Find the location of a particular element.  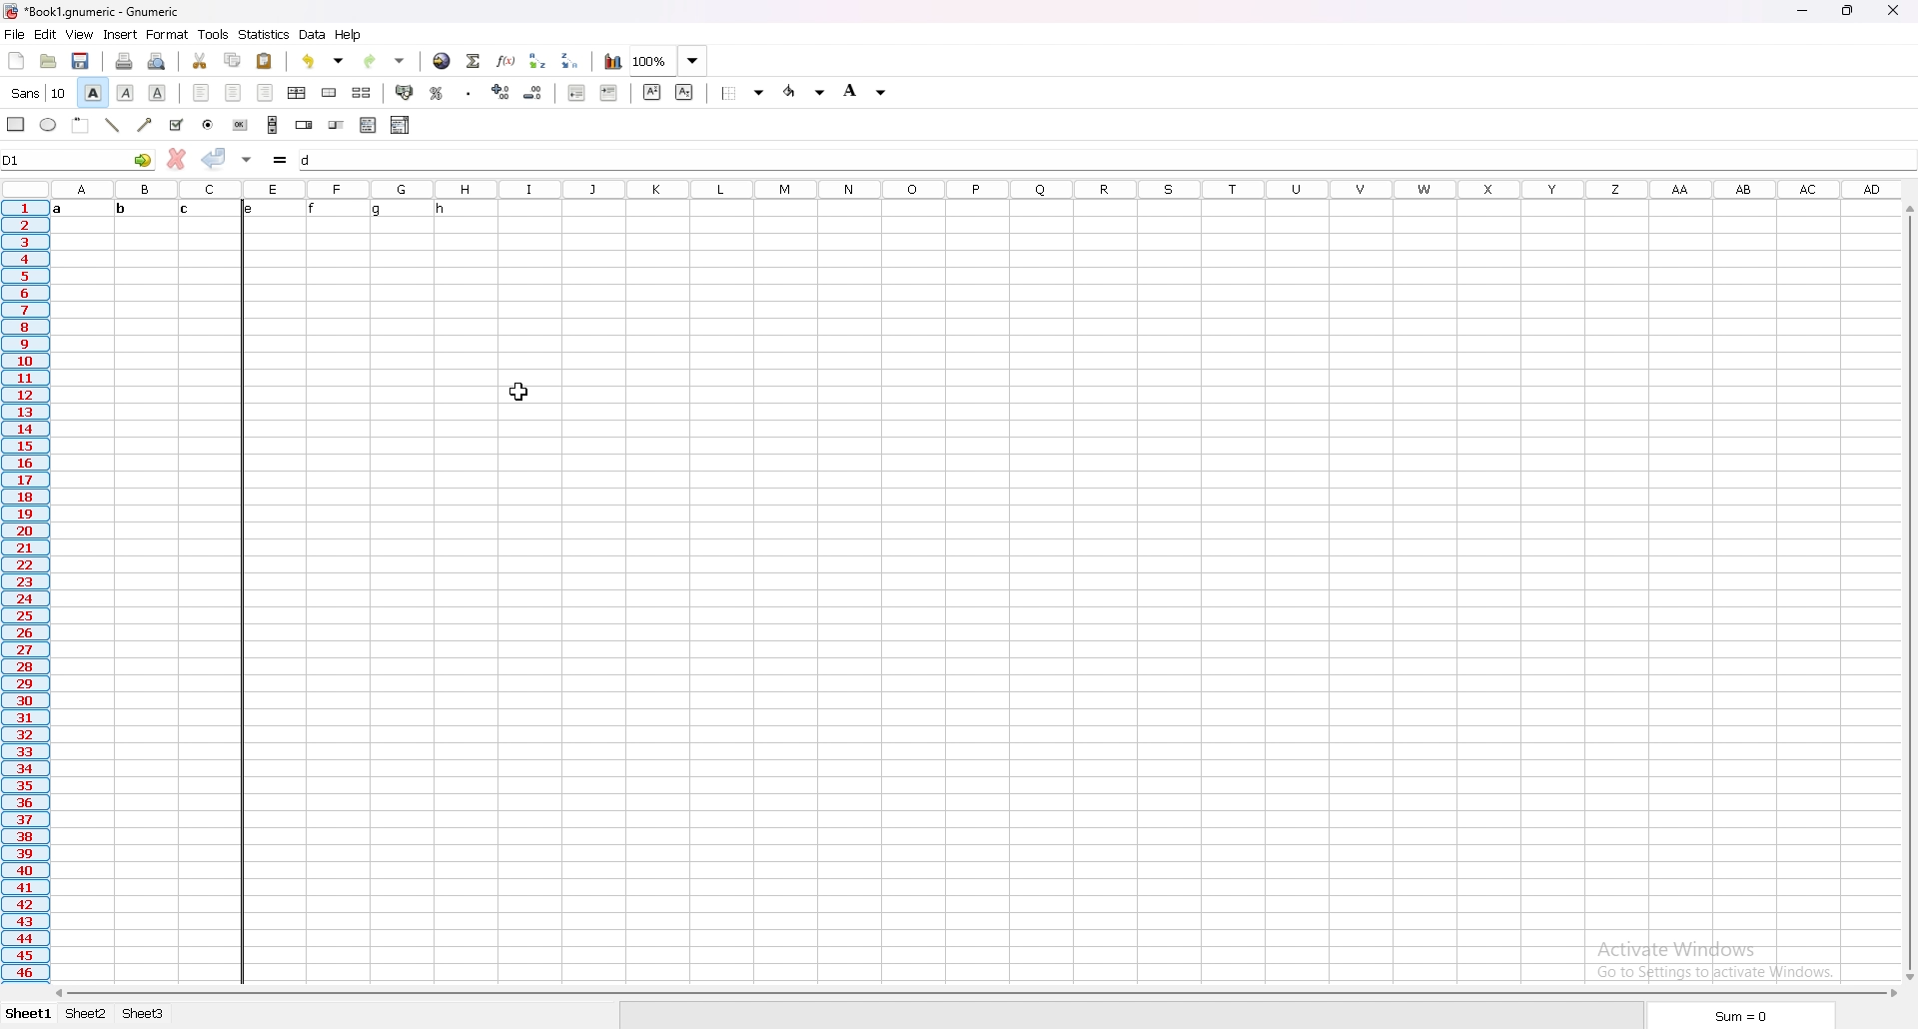

text is located at coordinates (252, 207).